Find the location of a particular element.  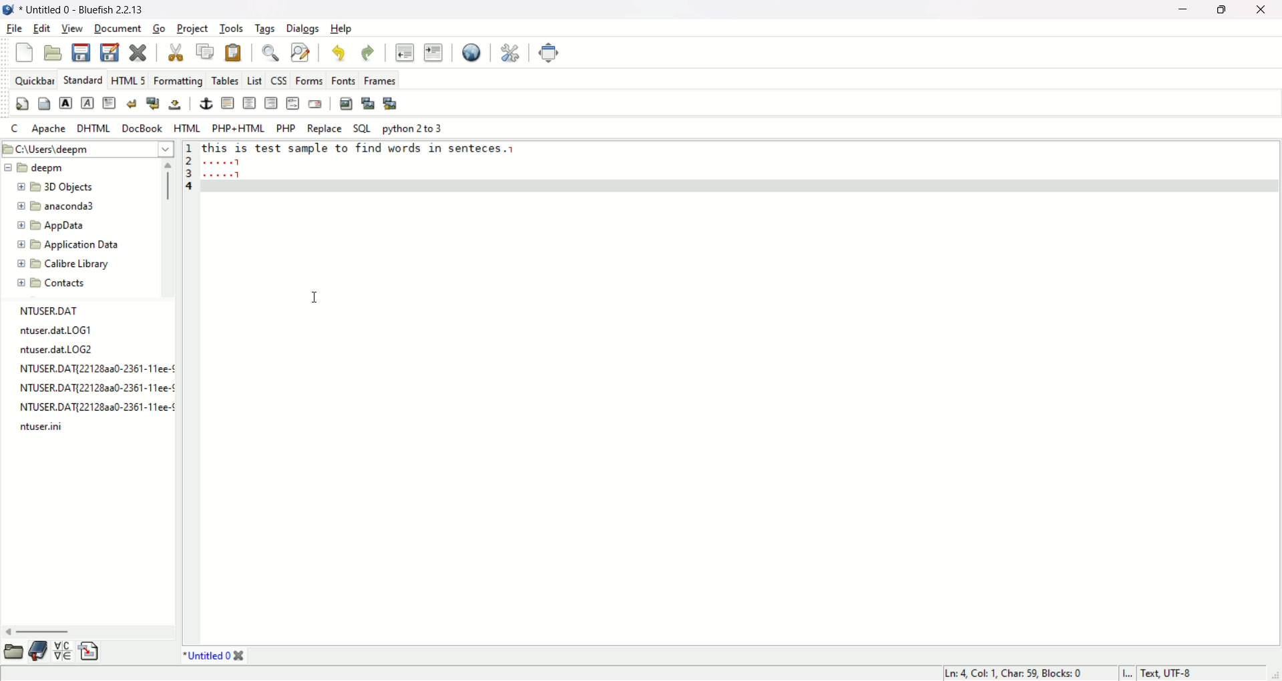

snippets is located at coordinates (89, 652).